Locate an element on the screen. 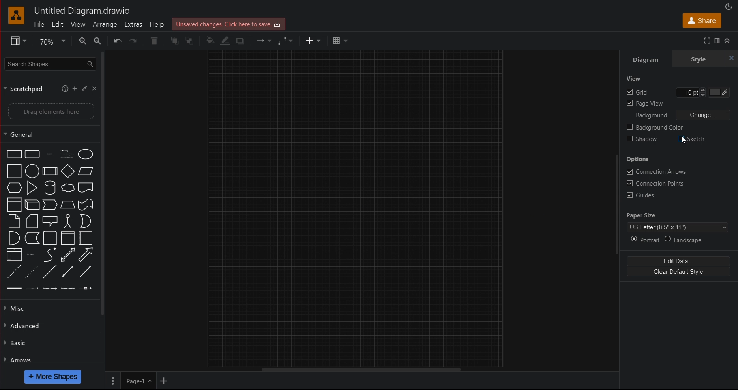  Clear Default Style is located at coordinates (680, 274).